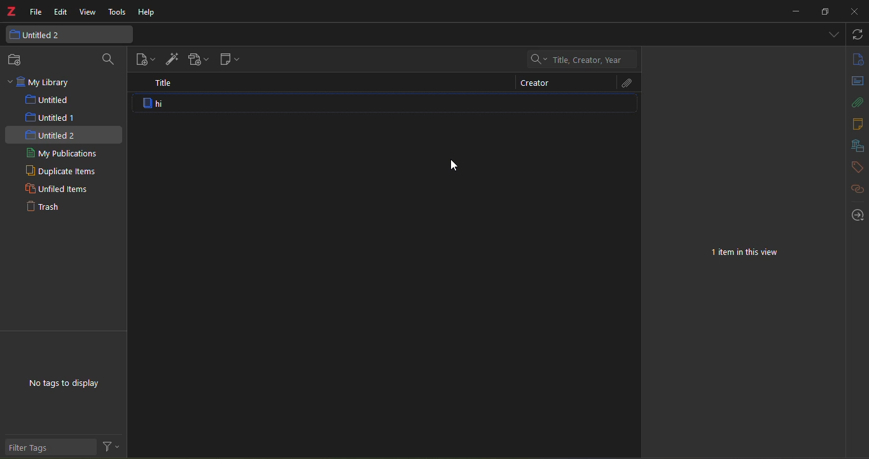 The image size is (869, 459). What do you see at coordinates (825, 12) in the screenshot?
I see `resize` at bounding box center [825, 12].